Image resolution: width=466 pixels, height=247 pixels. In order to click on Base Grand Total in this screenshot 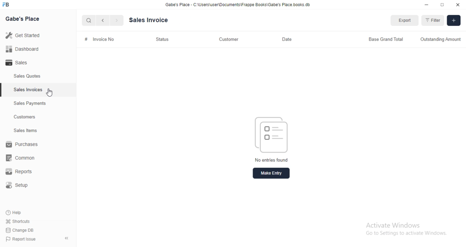, I will do `click(386, 40)`.